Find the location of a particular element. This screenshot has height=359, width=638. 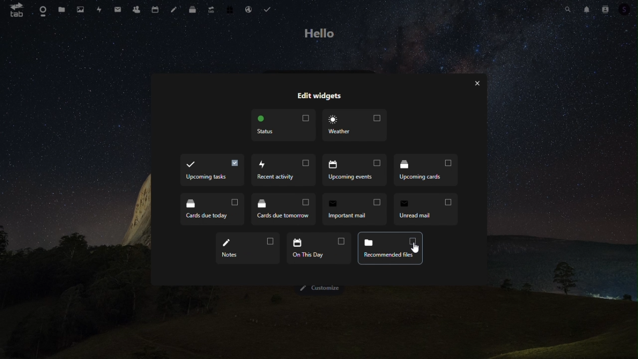

cards due today is located at coordinates (426, 171).